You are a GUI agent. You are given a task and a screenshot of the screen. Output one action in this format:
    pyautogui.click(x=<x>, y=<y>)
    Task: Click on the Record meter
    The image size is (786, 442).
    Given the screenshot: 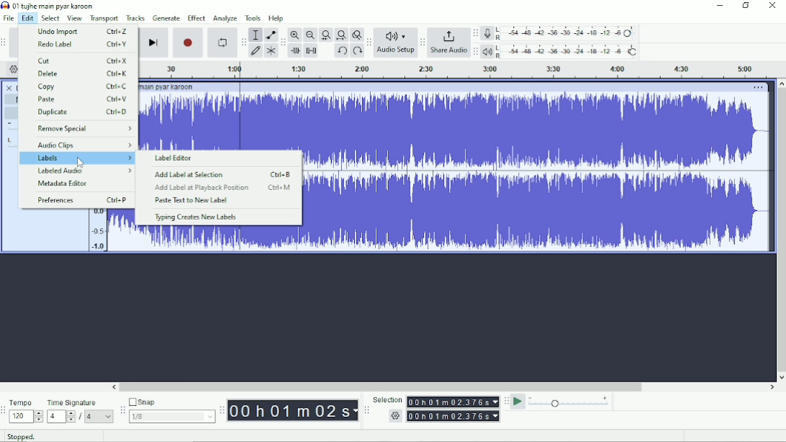 What is the action you would take?
    pyautogui.click(x=561, y=34)
    